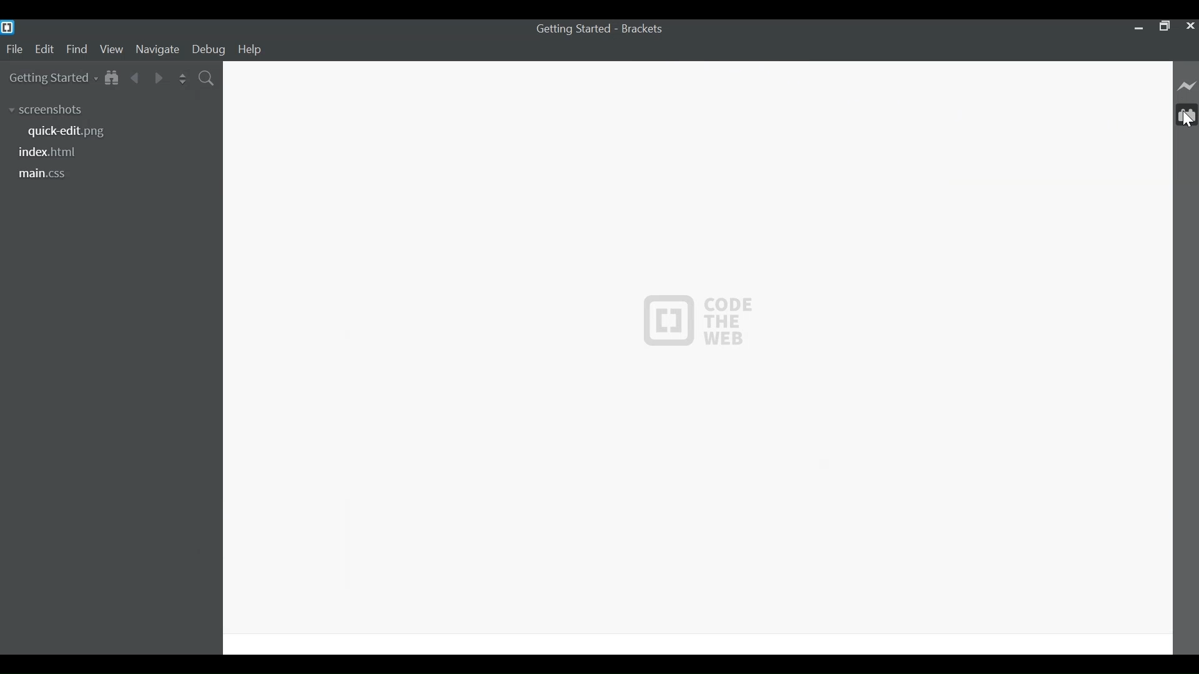 This screenshot has height=674, width=1199. What do you see at coordinates (1187, 87) in the screenshot?
I see `Live Preview` at bounding box center [1187, 87].